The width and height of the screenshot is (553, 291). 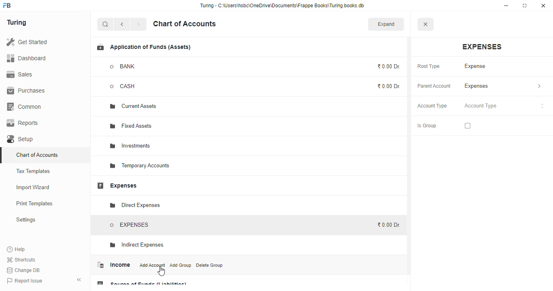 What do you see at coordinates (117, 186) in the screenshot?
I see `expenses` at bounding box center [117, 186].